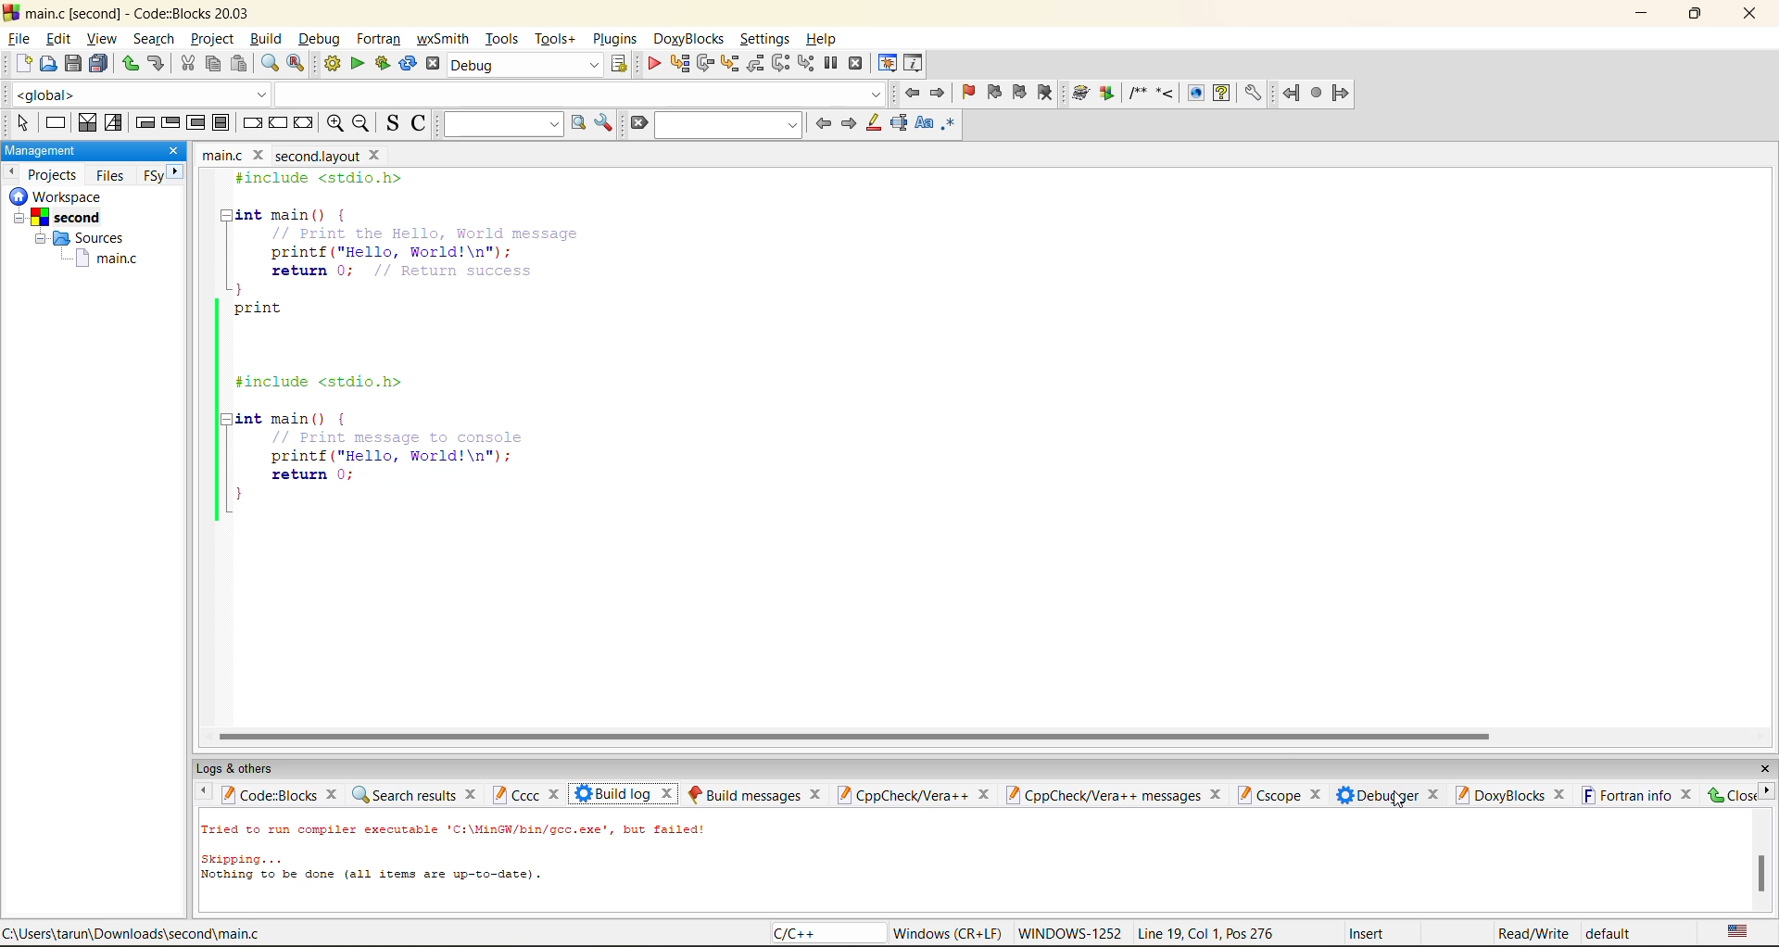  What do you see at coordinates (138, 933) in the screenshot?
I see `file location` at bounding box center [138, 933].